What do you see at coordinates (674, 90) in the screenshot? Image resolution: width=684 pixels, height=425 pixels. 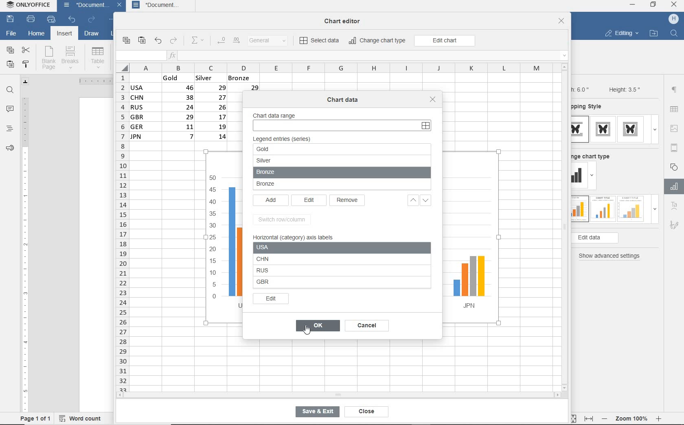 I see `paragraph settings` at bounding box center [674, 90].